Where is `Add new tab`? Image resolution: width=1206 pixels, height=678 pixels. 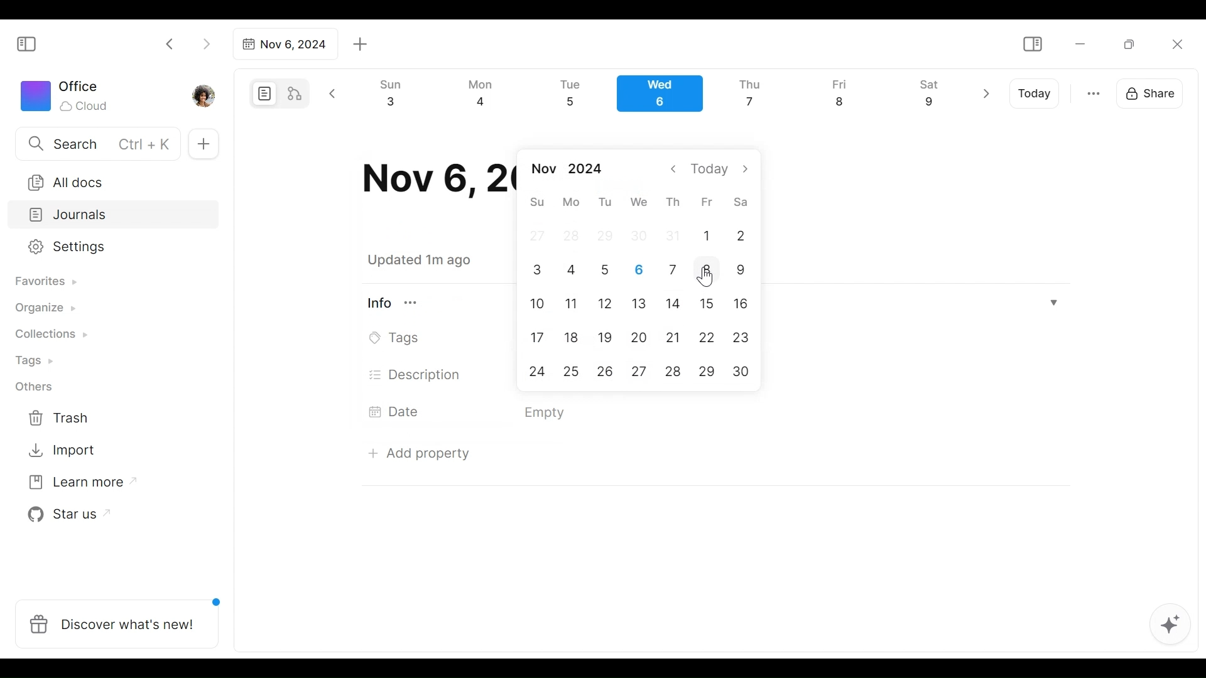
Add new tab is located at coordinates (361, 45).